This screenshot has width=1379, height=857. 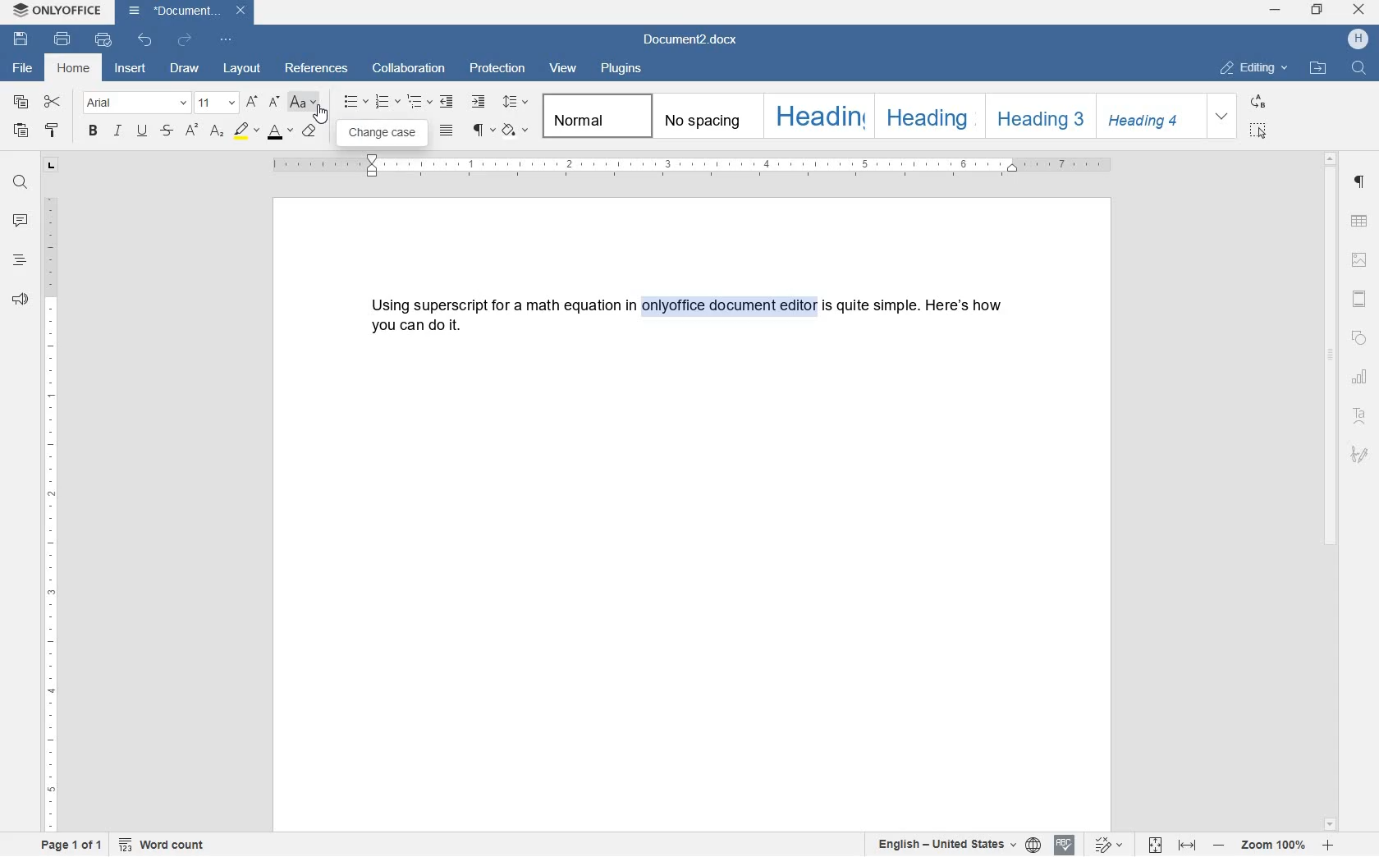 What do you see at coordinates (1258, 132) in the screenshot?
I see `SELECT ALL` at bounding box center [1258, 132].